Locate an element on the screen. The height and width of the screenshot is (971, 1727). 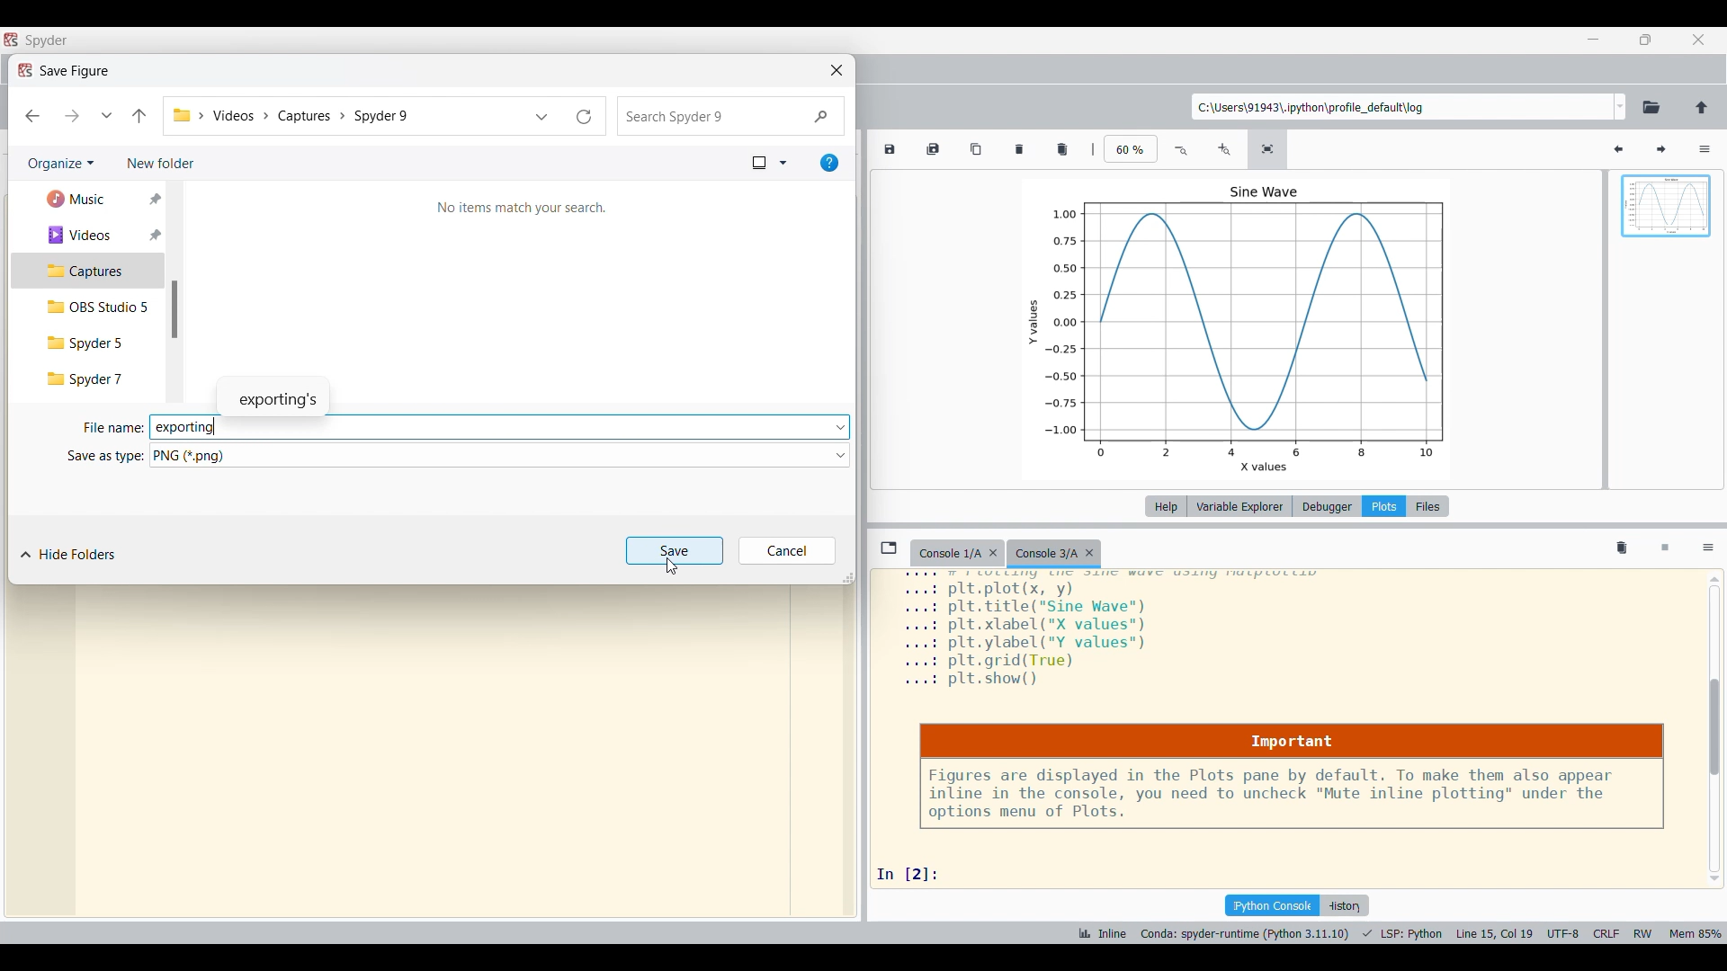
Captures, current selection highlighted is located at coordinates (87, 271).